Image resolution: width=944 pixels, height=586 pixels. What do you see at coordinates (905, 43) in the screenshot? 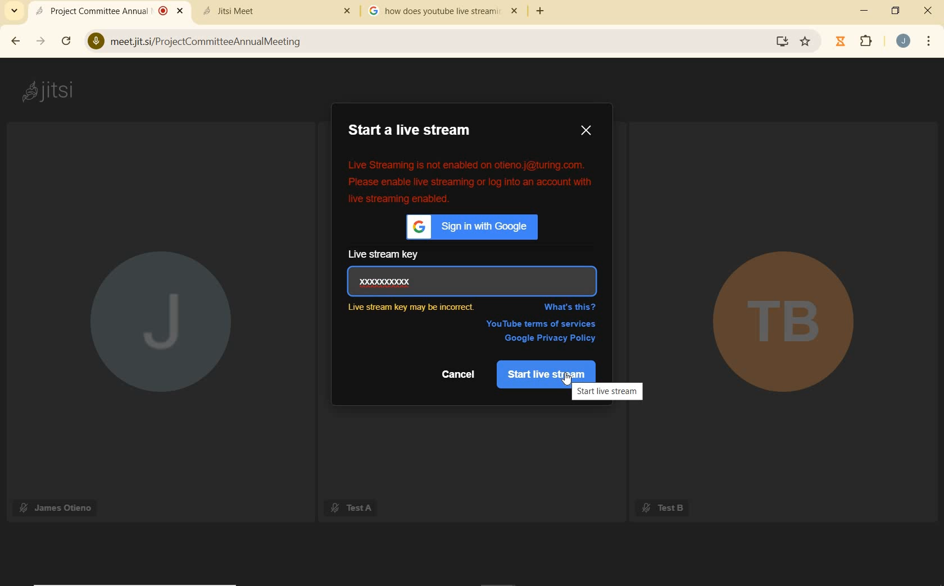
I see `account` at bounding box center [905, 43].